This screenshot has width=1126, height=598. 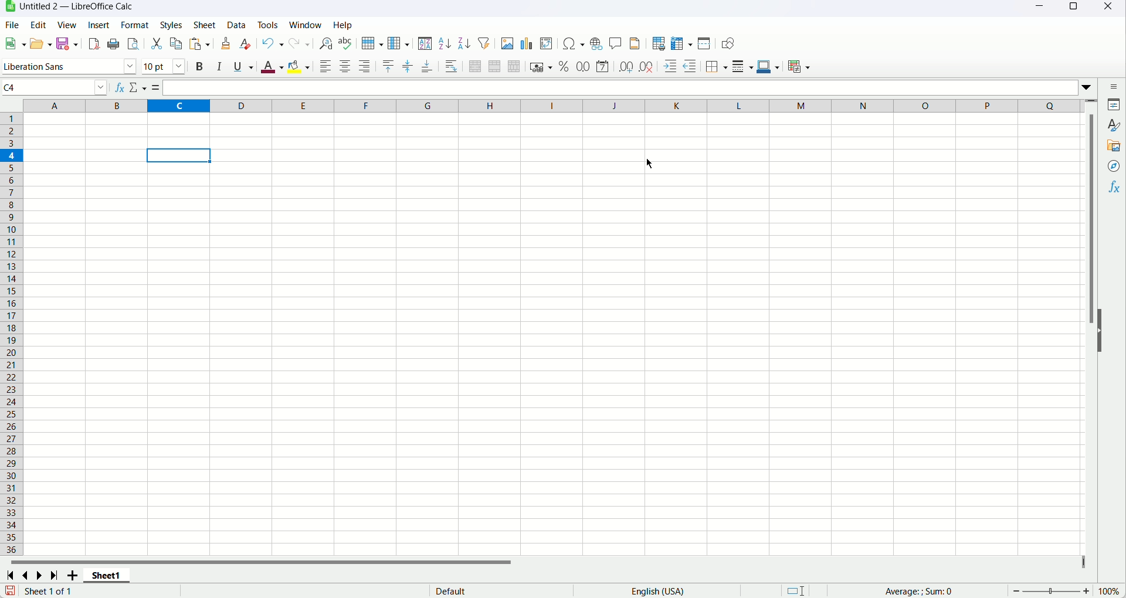 What do you see at coordinates (67, 26) in the screenshot?
I see `View` at bounding box center [67, 26].